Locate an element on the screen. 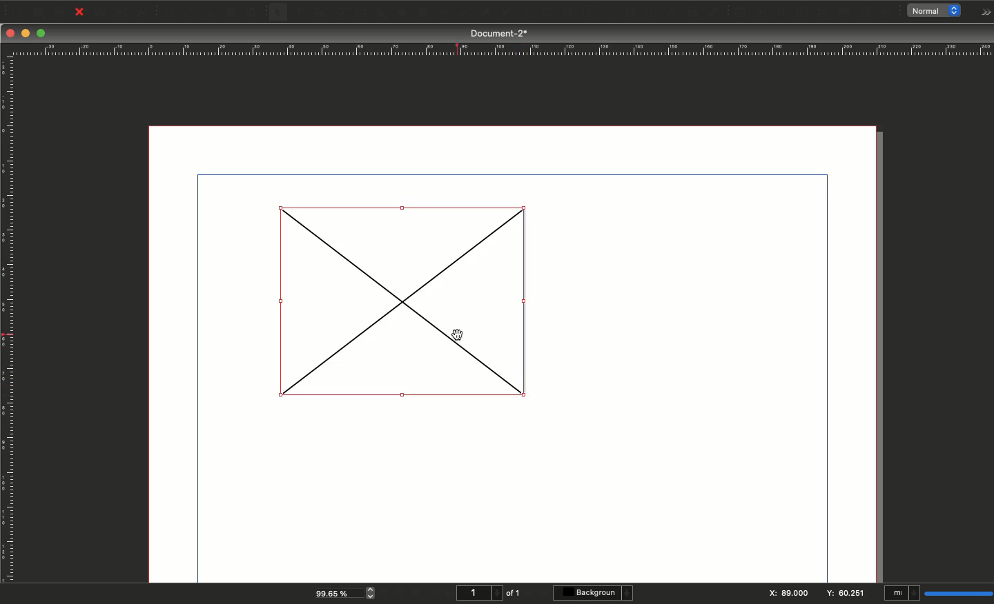  PDF check box is located at coordinates (761, 12).